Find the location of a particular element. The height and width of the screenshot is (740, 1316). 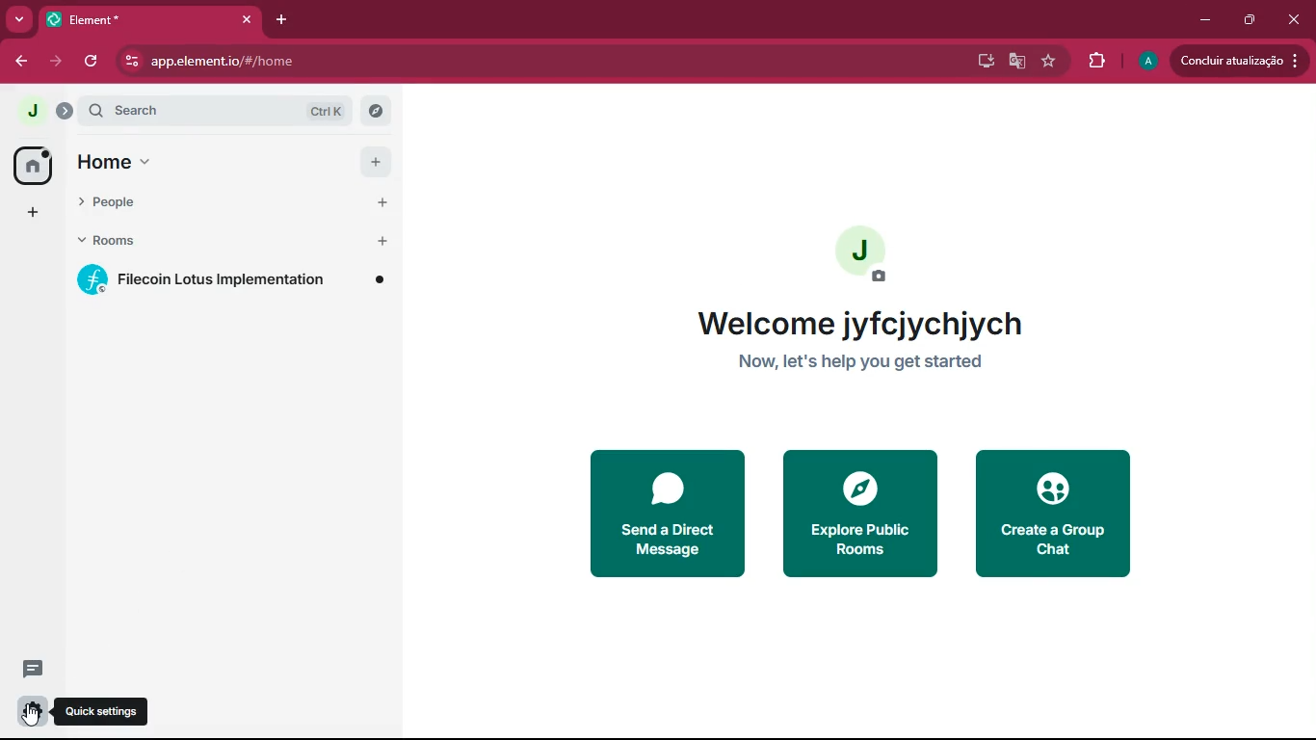

start chat is located at coordinates (382, 204).